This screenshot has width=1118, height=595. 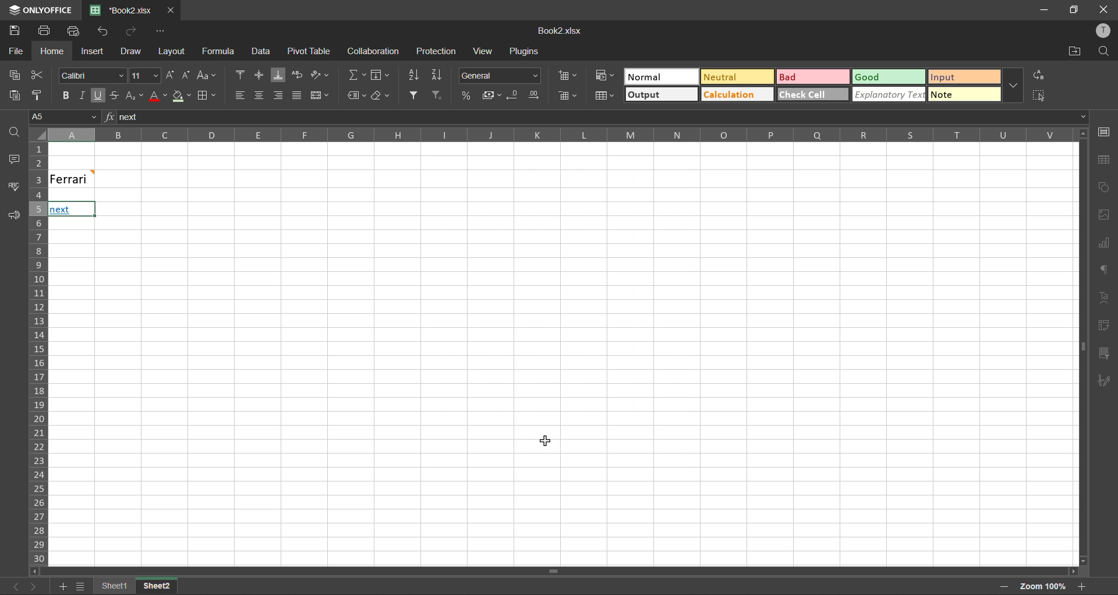 I want to click on column names, so click(x=553, y=134).